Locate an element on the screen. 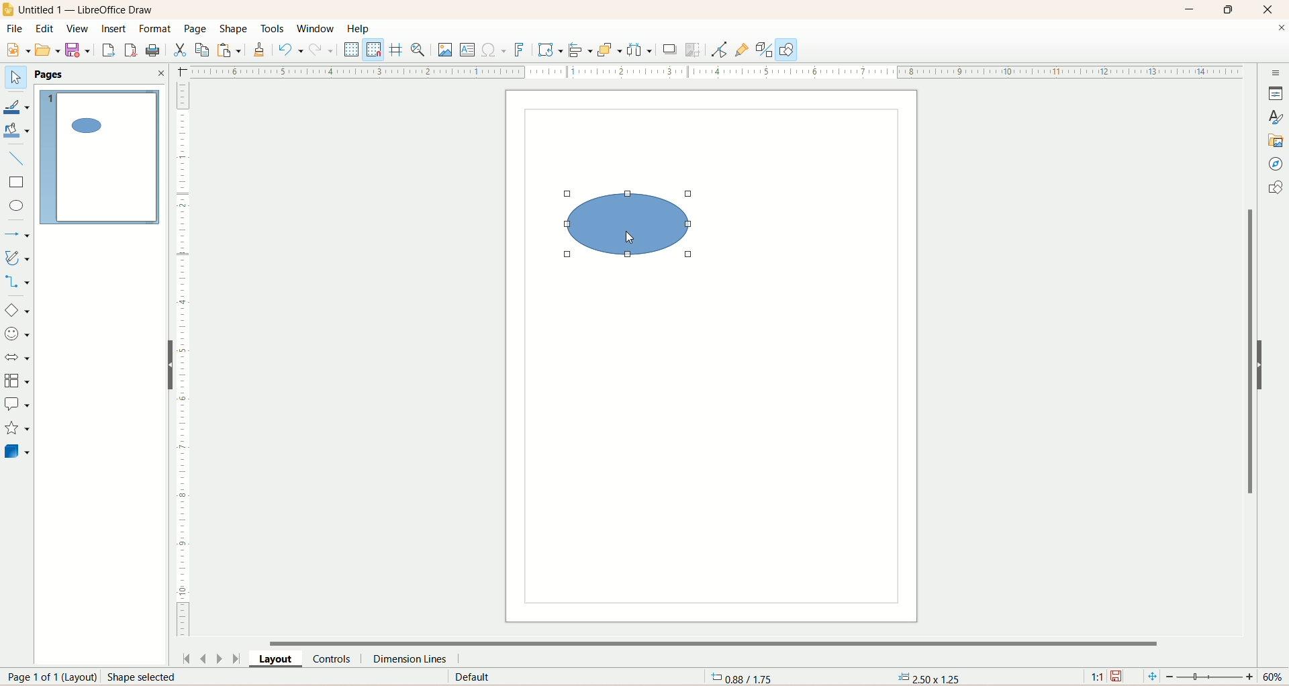 Image resolution: width=1289 pixels, height=686 pixels. next page is located at coordinates (221, 658).